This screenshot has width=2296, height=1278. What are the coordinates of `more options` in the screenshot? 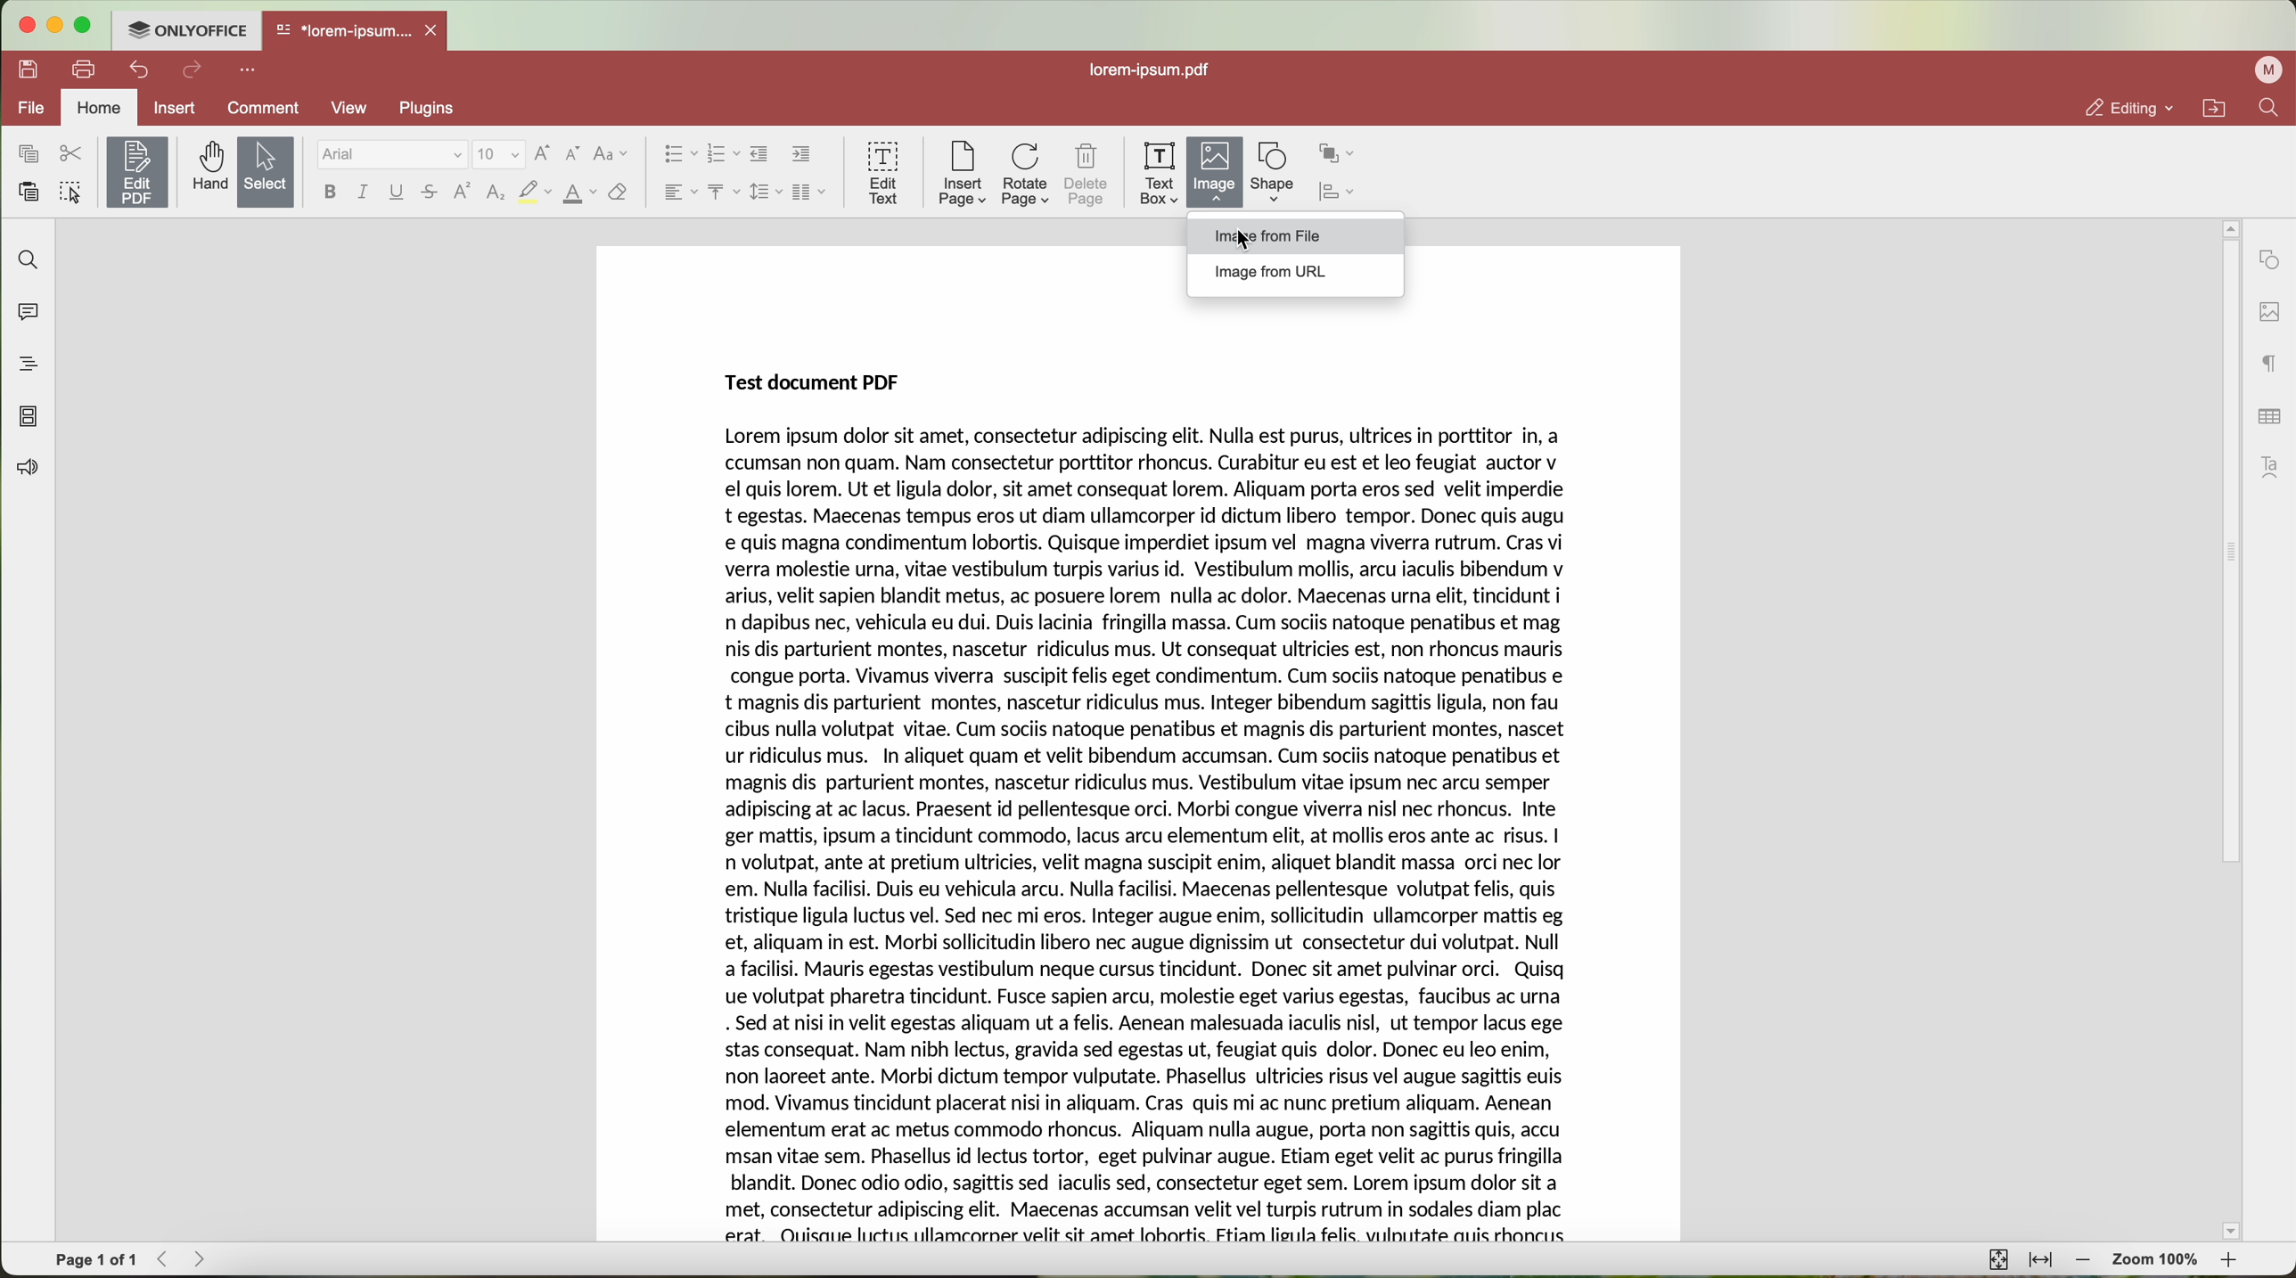 It's located at (251, 68).